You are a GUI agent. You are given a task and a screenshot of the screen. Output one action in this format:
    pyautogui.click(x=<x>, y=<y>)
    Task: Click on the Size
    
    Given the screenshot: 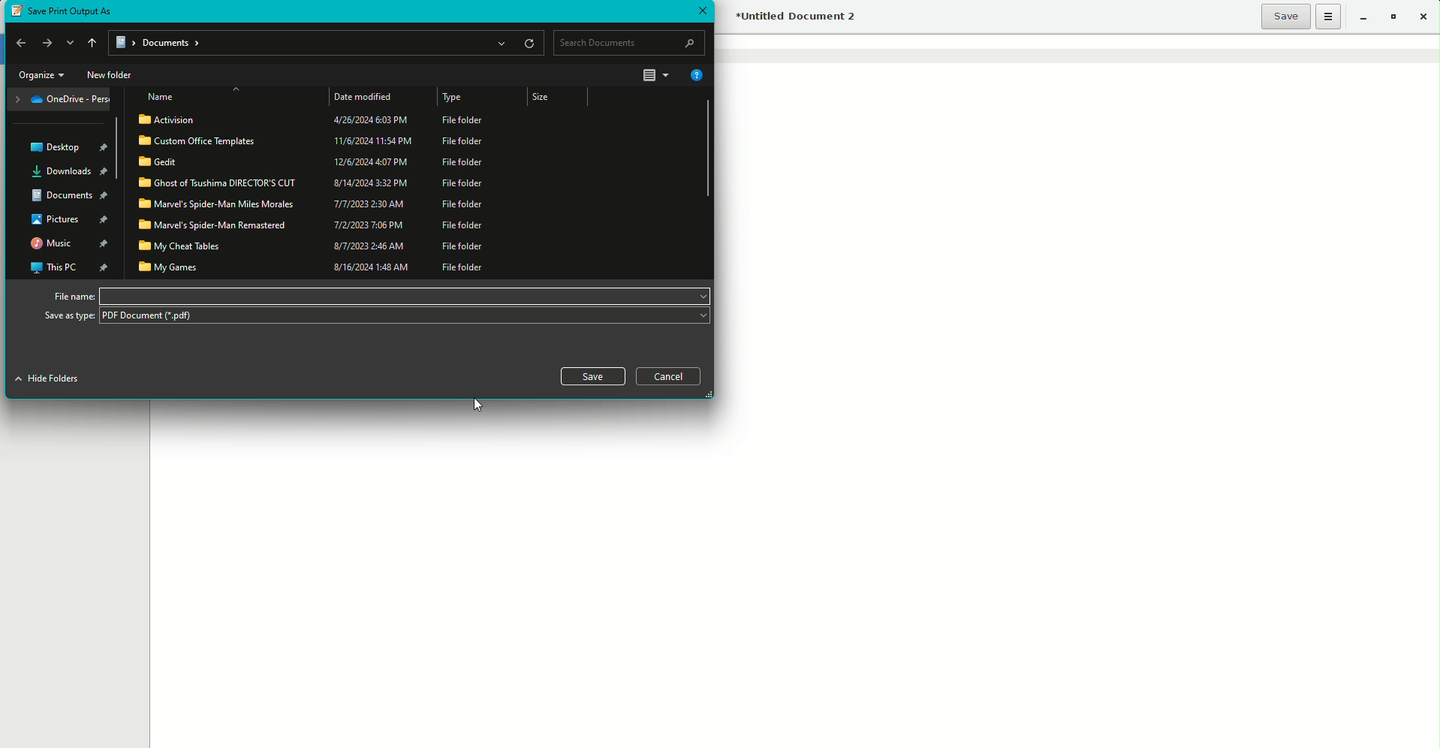 What is the action you would take?
    pyautogui.click(x=551, y=98)
    